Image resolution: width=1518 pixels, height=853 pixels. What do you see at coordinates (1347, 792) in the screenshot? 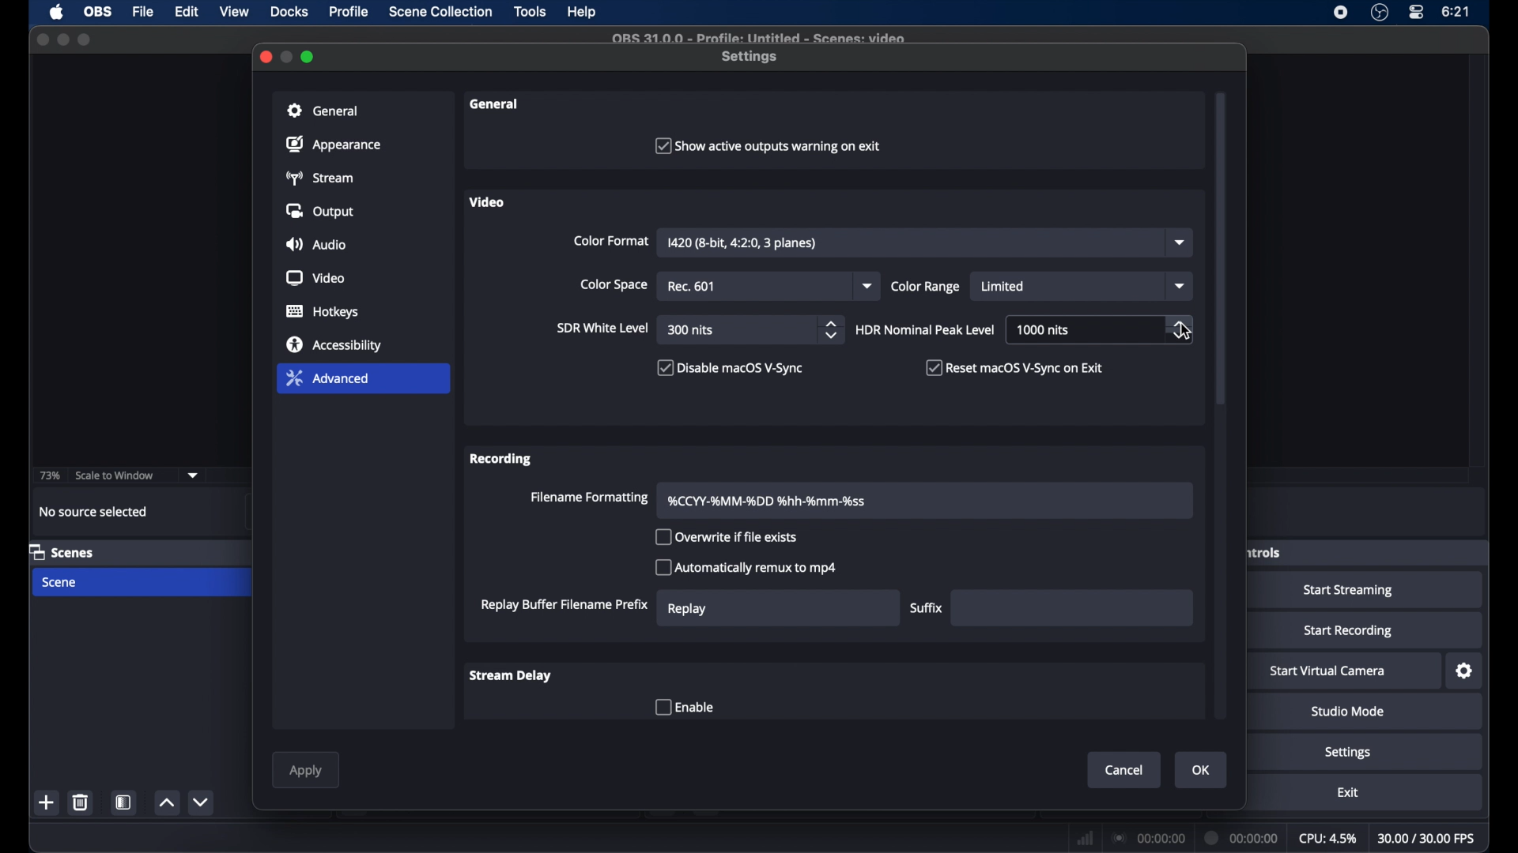
I see `exit` at bounding box center [1347, 792].